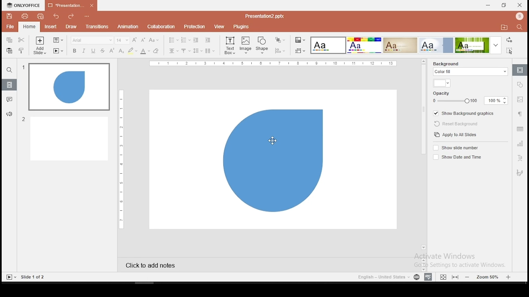 The width and height of the screenshot is (529, 297). Describe the element at coordinates (40, 16) in the screenshot. I see `quick print` at that location.